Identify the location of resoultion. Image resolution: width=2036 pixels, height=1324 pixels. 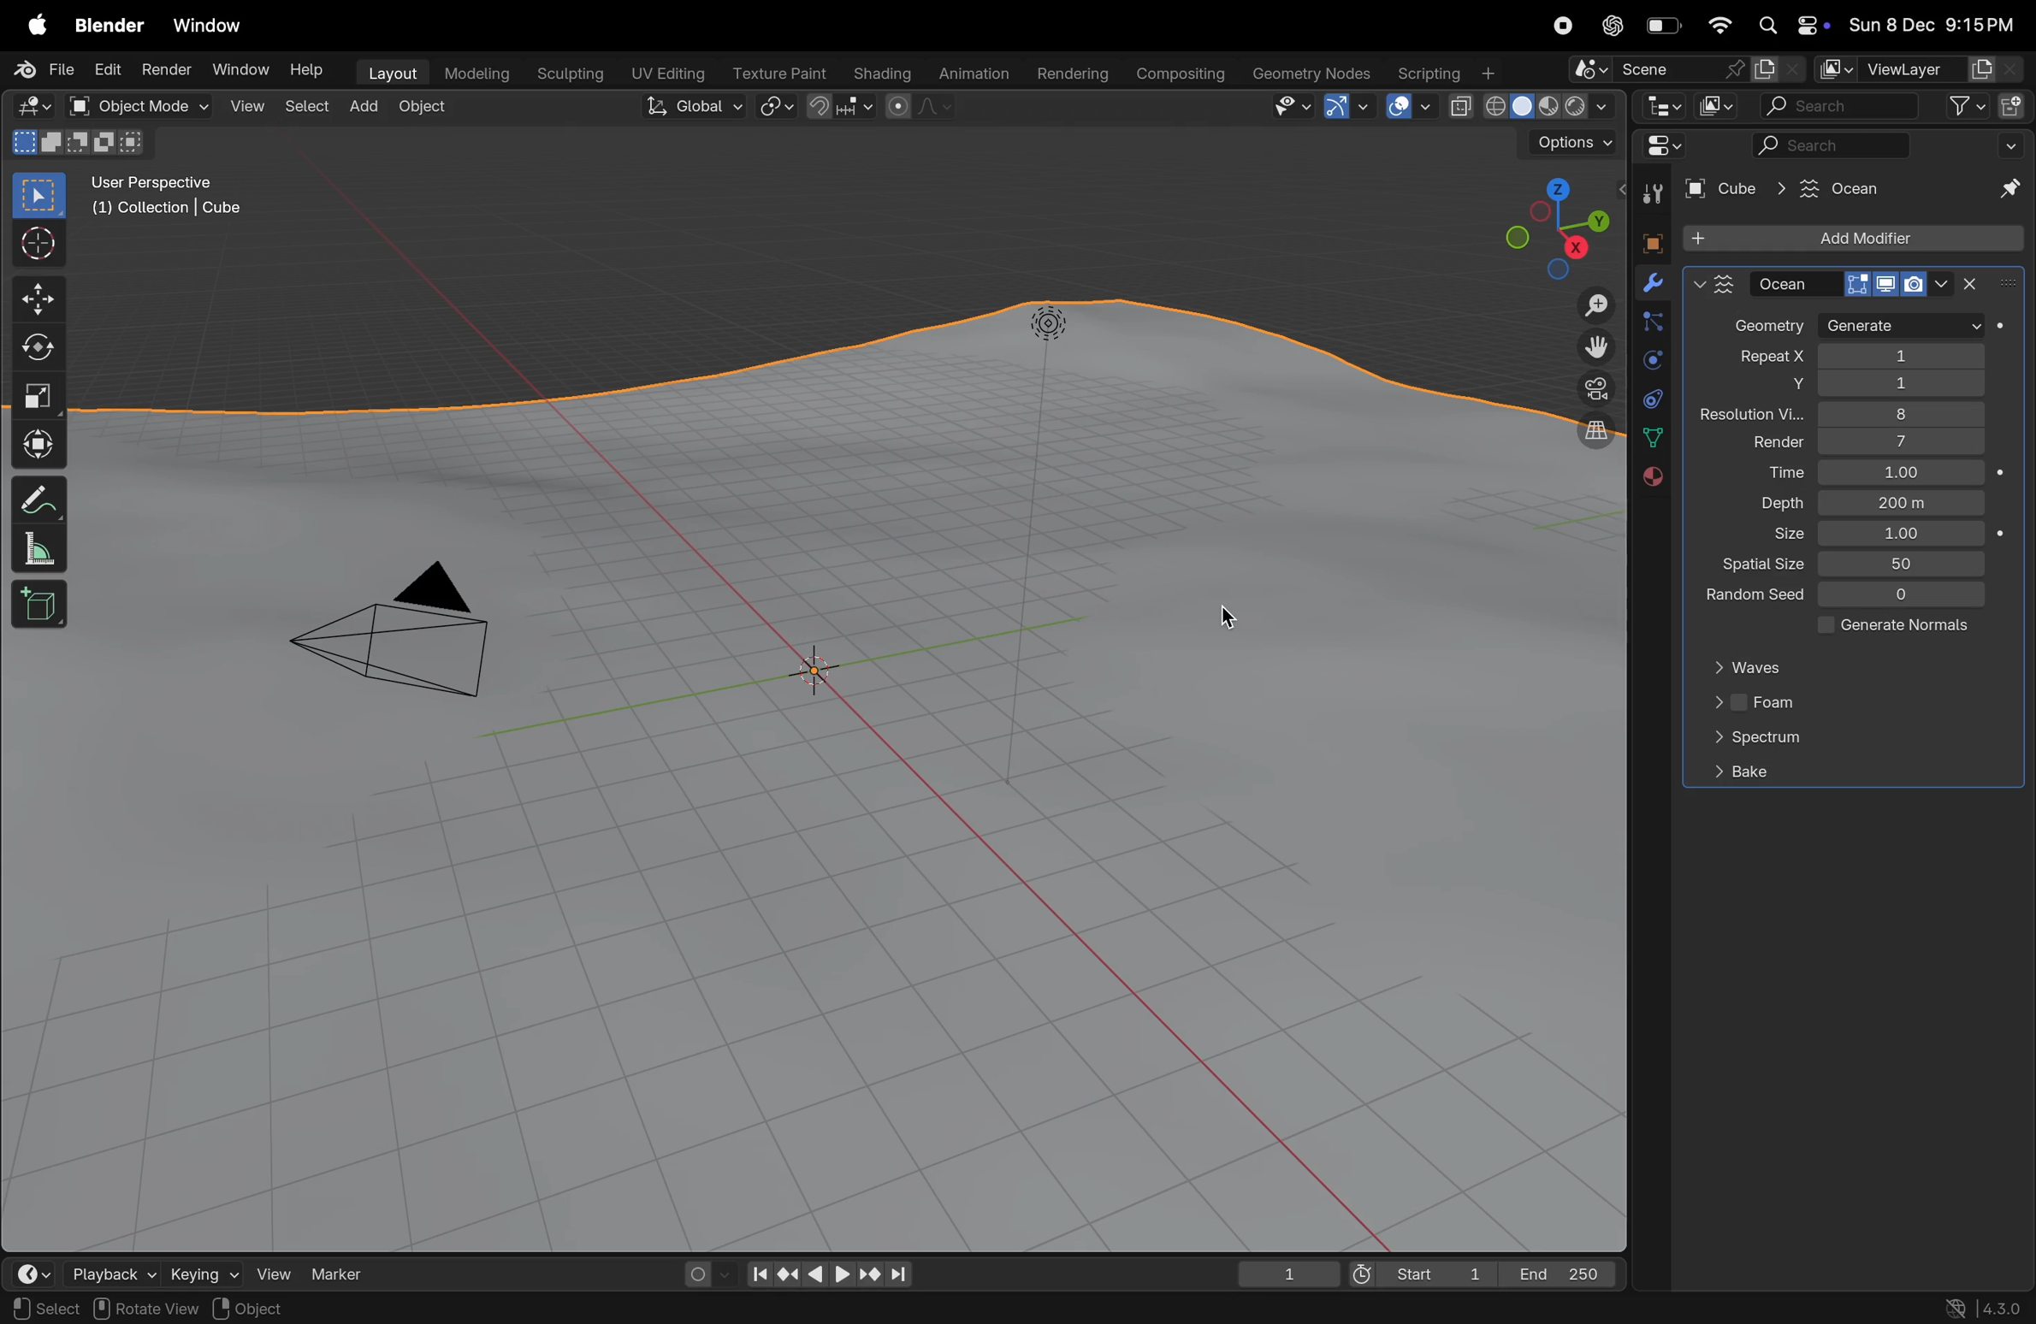
(1753, 415).